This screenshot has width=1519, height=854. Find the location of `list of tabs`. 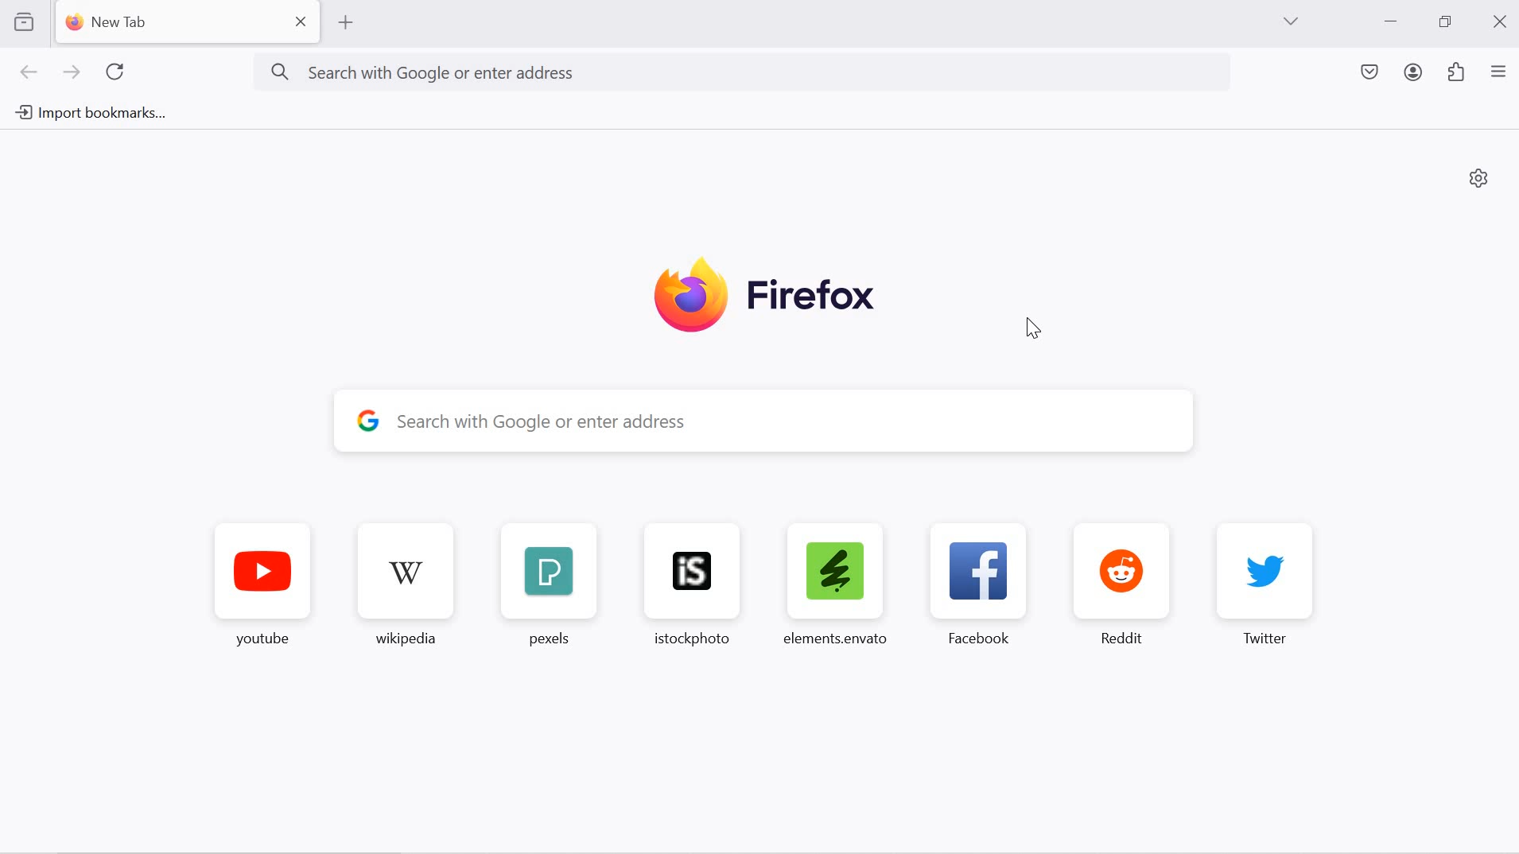

list of tabs is located at coordinates (1290, 20).